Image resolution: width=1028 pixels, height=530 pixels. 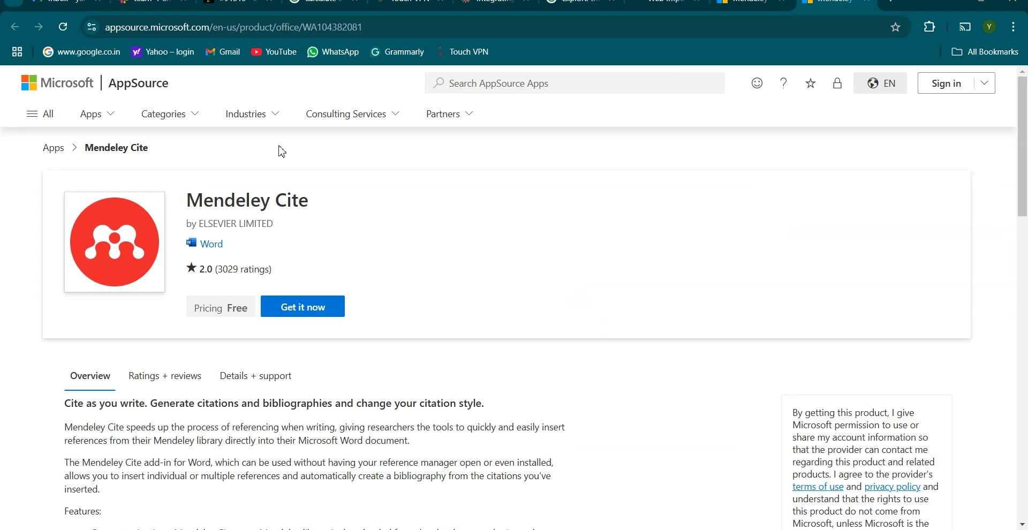 I want to click on Search bar, so click(x=574, y=83).